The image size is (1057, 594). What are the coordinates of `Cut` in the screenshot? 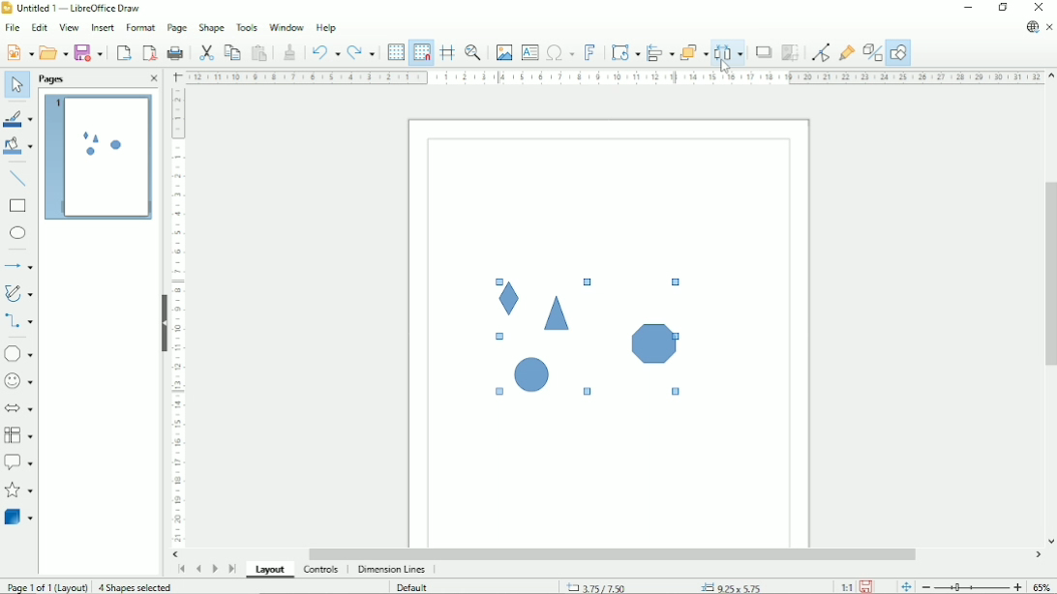 It's located at (207, 52).